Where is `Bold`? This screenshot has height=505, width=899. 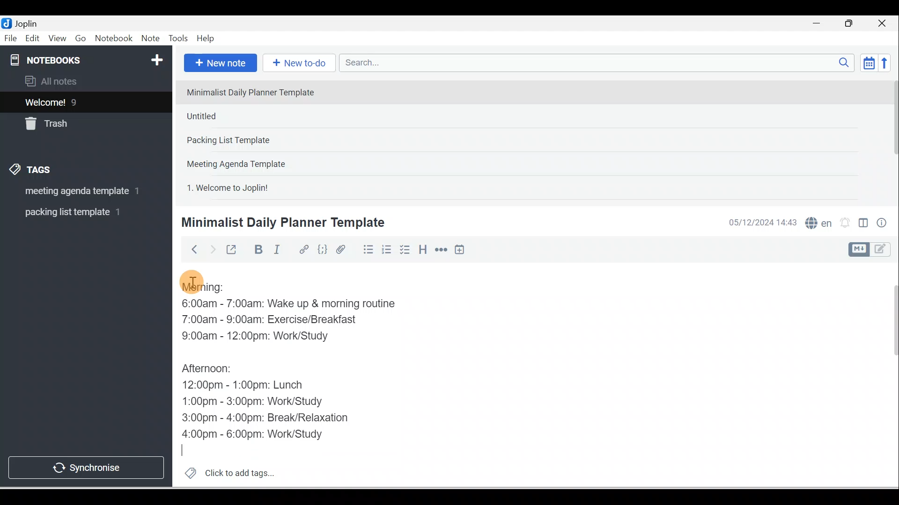
Bold is located at coordinates (257, 250).